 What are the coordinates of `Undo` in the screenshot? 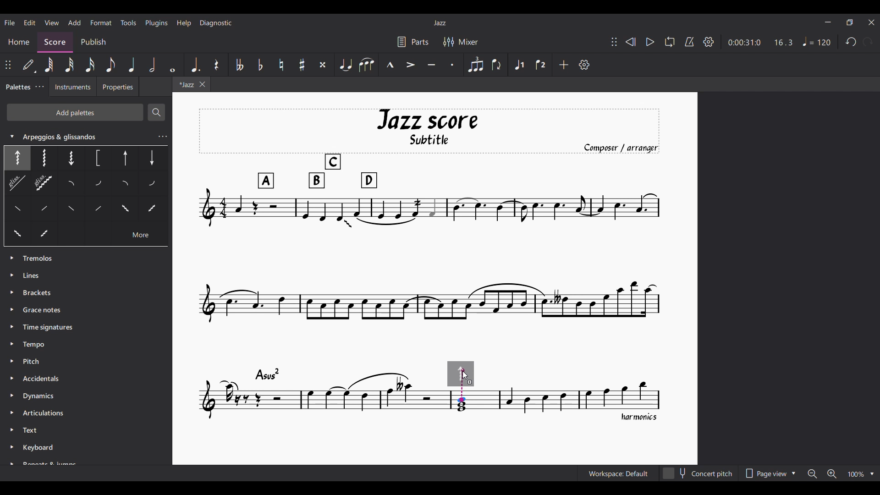 It's located at (851, 42).